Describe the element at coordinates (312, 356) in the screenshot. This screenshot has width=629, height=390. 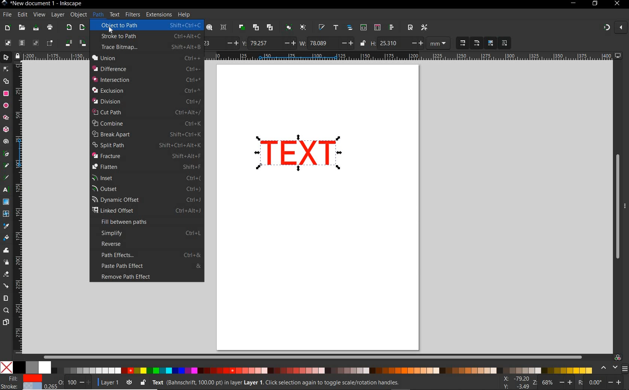
I see `SCROLLBAR` at that location.